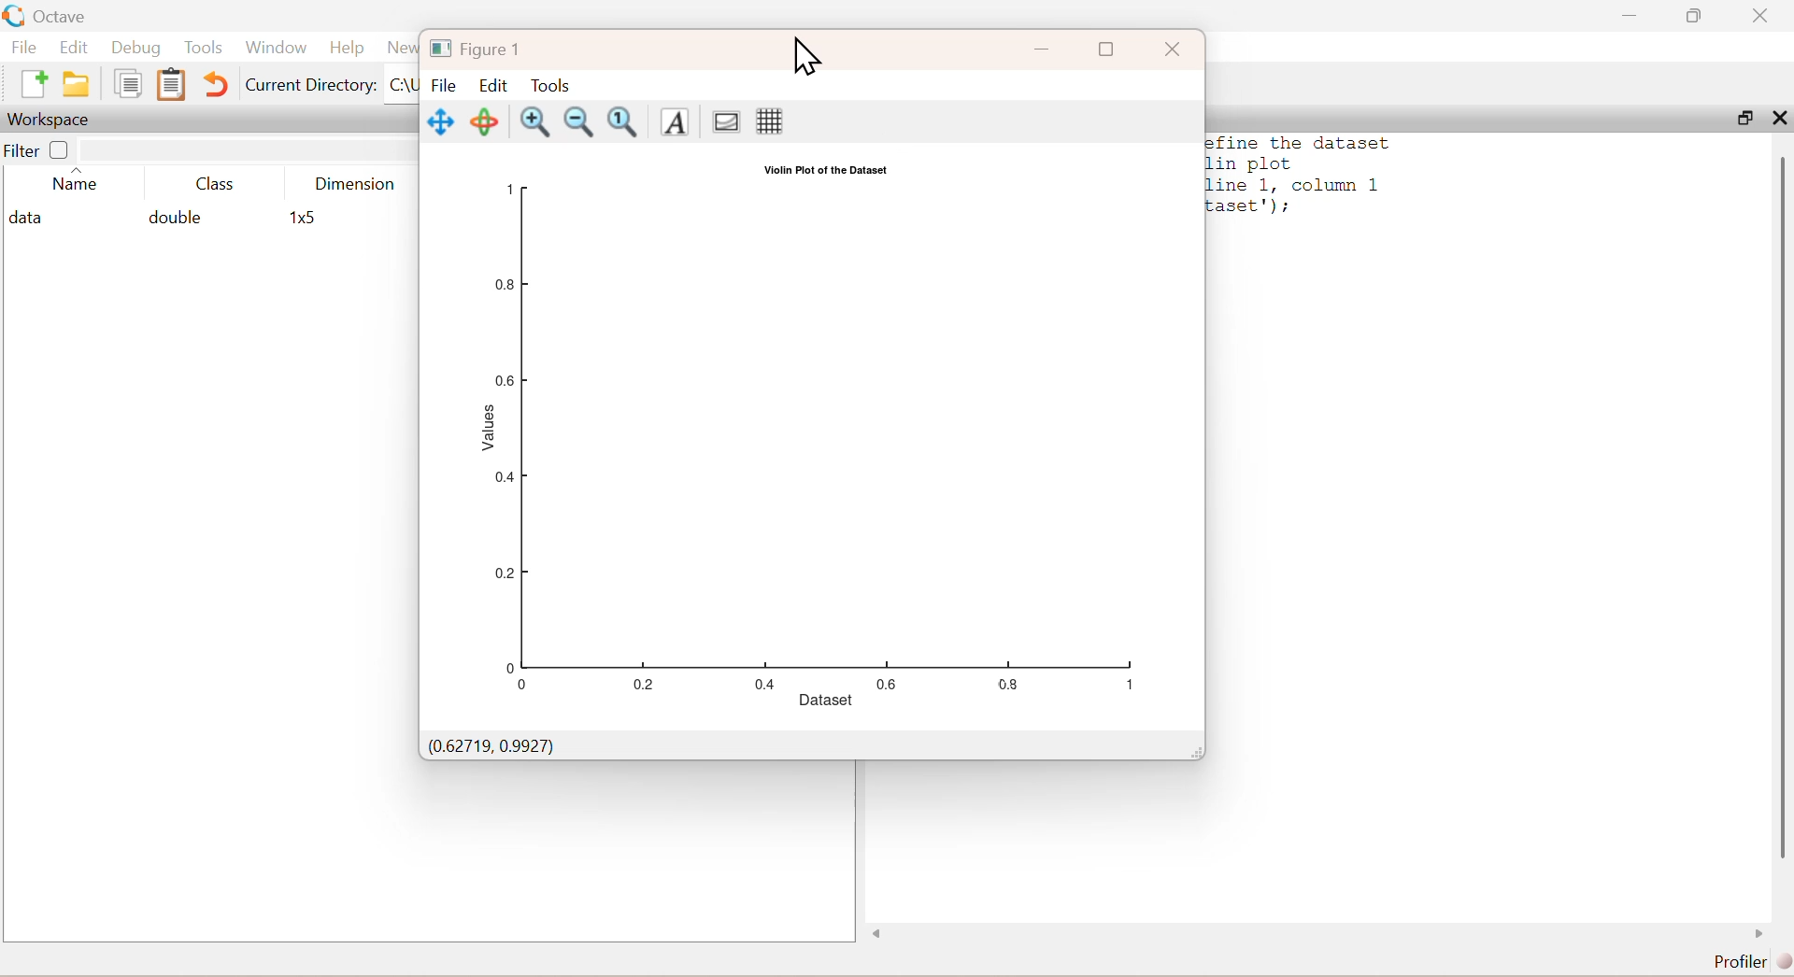 This screenshot has width=1794, height=977. What do you see at coordinates (48, 120) in the screenshot?
I see `Workspace` at bounding box center [48, 120].